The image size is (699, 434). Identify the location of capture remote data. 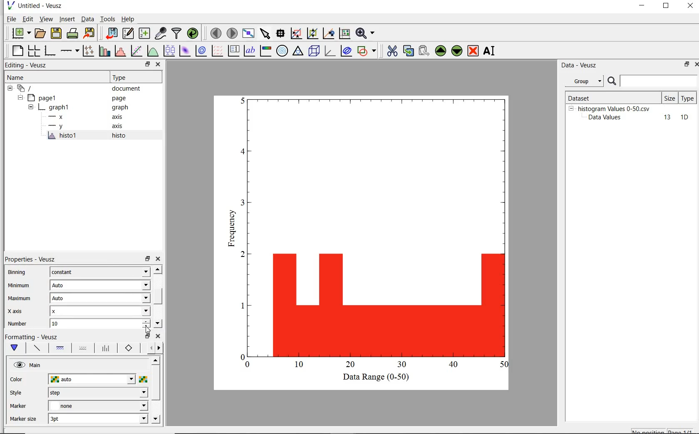
(161, 34).